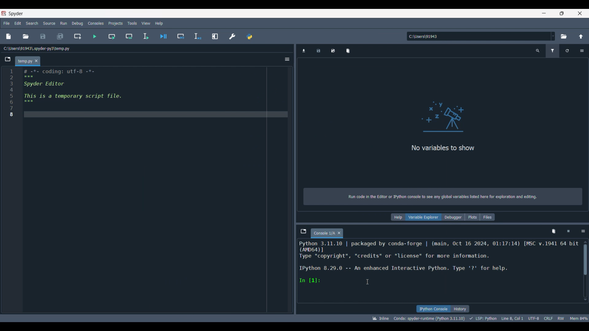  I want to click on Close tab, so click(339, 233).